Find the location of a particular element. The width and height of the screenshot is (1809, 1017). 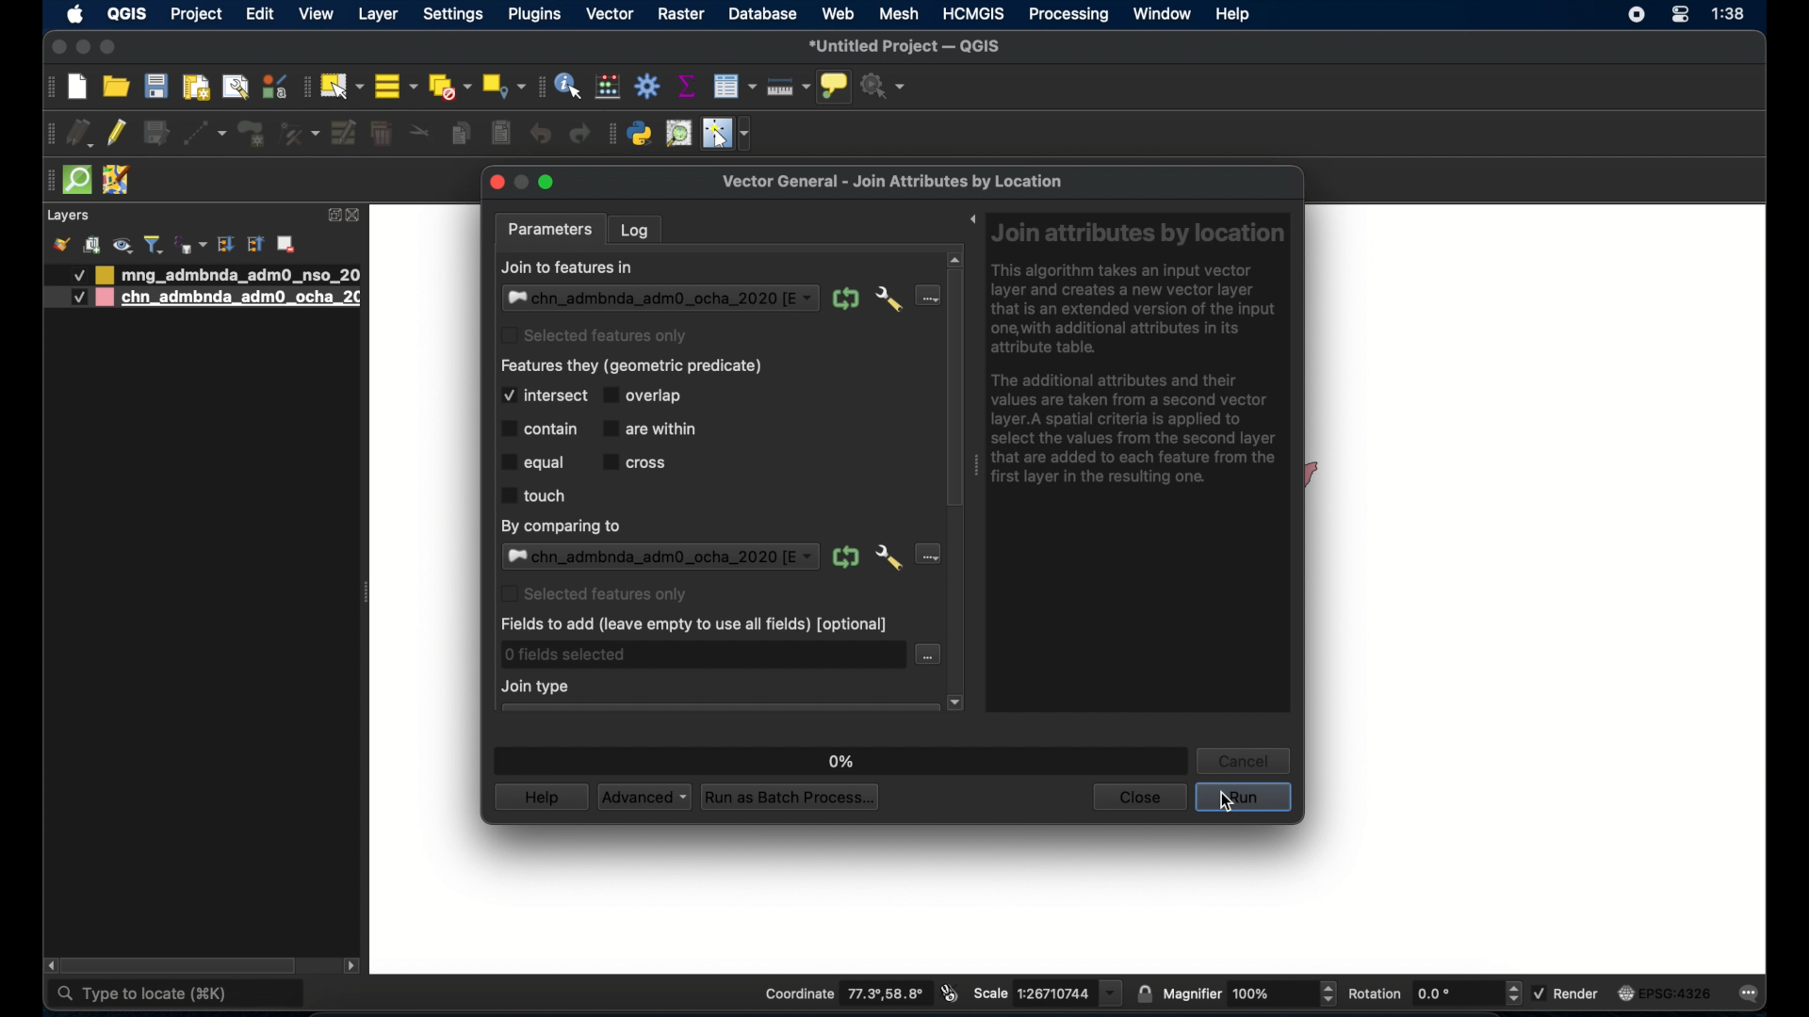

advanced option is located at coordinates (887, 557).